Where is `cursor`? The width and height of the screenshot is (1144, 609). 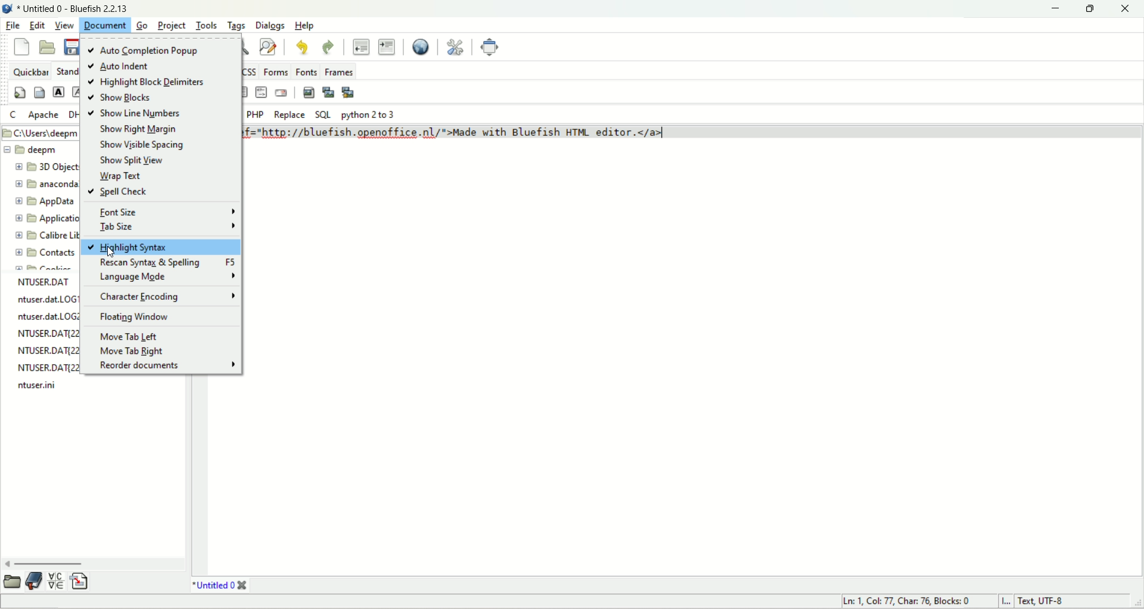
cursor is located at coordinates (111, 254).